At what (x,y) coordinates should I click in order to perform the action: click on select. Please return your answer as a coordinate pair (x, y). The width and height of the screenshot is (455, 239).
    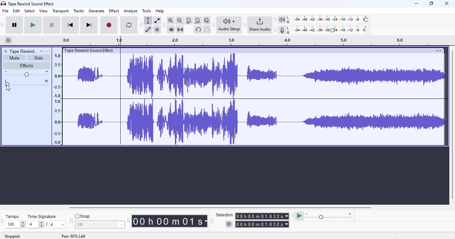
    Looking at the image, I should click on (30, 11).